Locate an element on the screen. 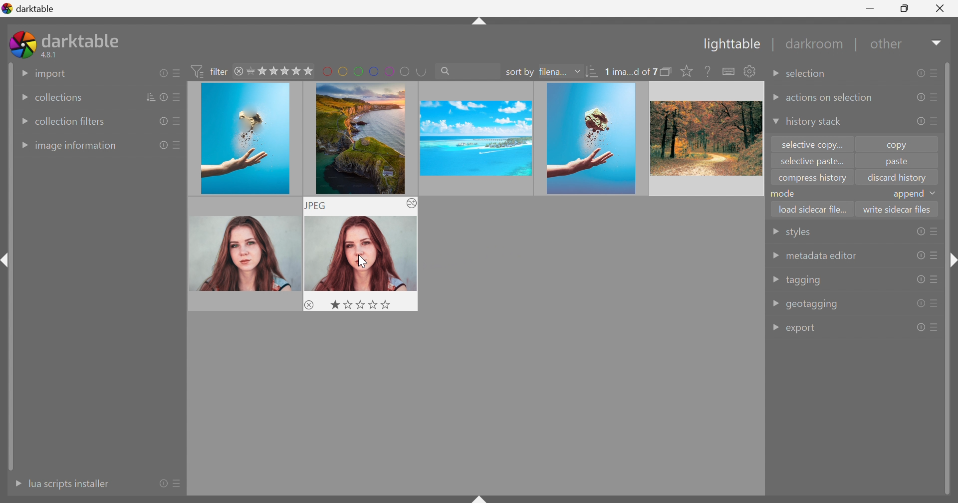  presets is located at coordinates (935, 232).